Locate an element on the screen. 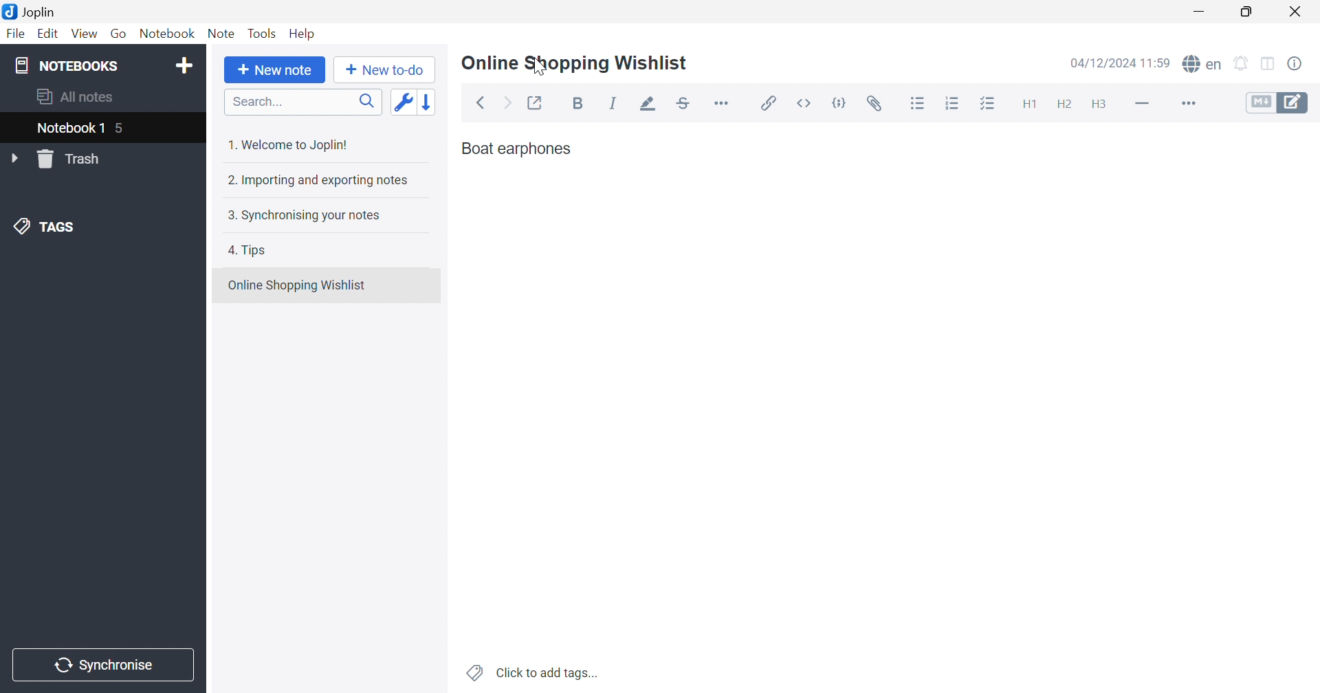  Set alarm is located at coordinates (1241, 63).